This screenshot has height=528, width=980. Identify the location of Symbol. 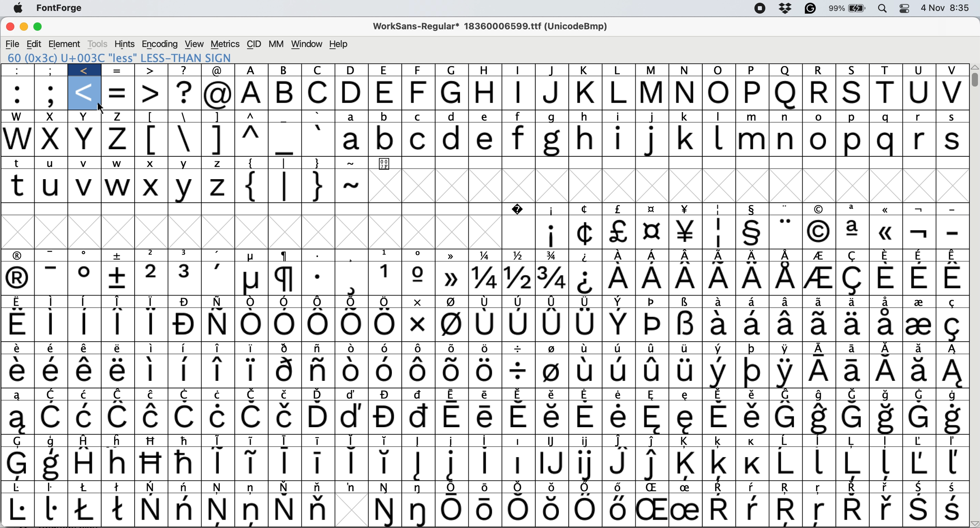
(154, 395).